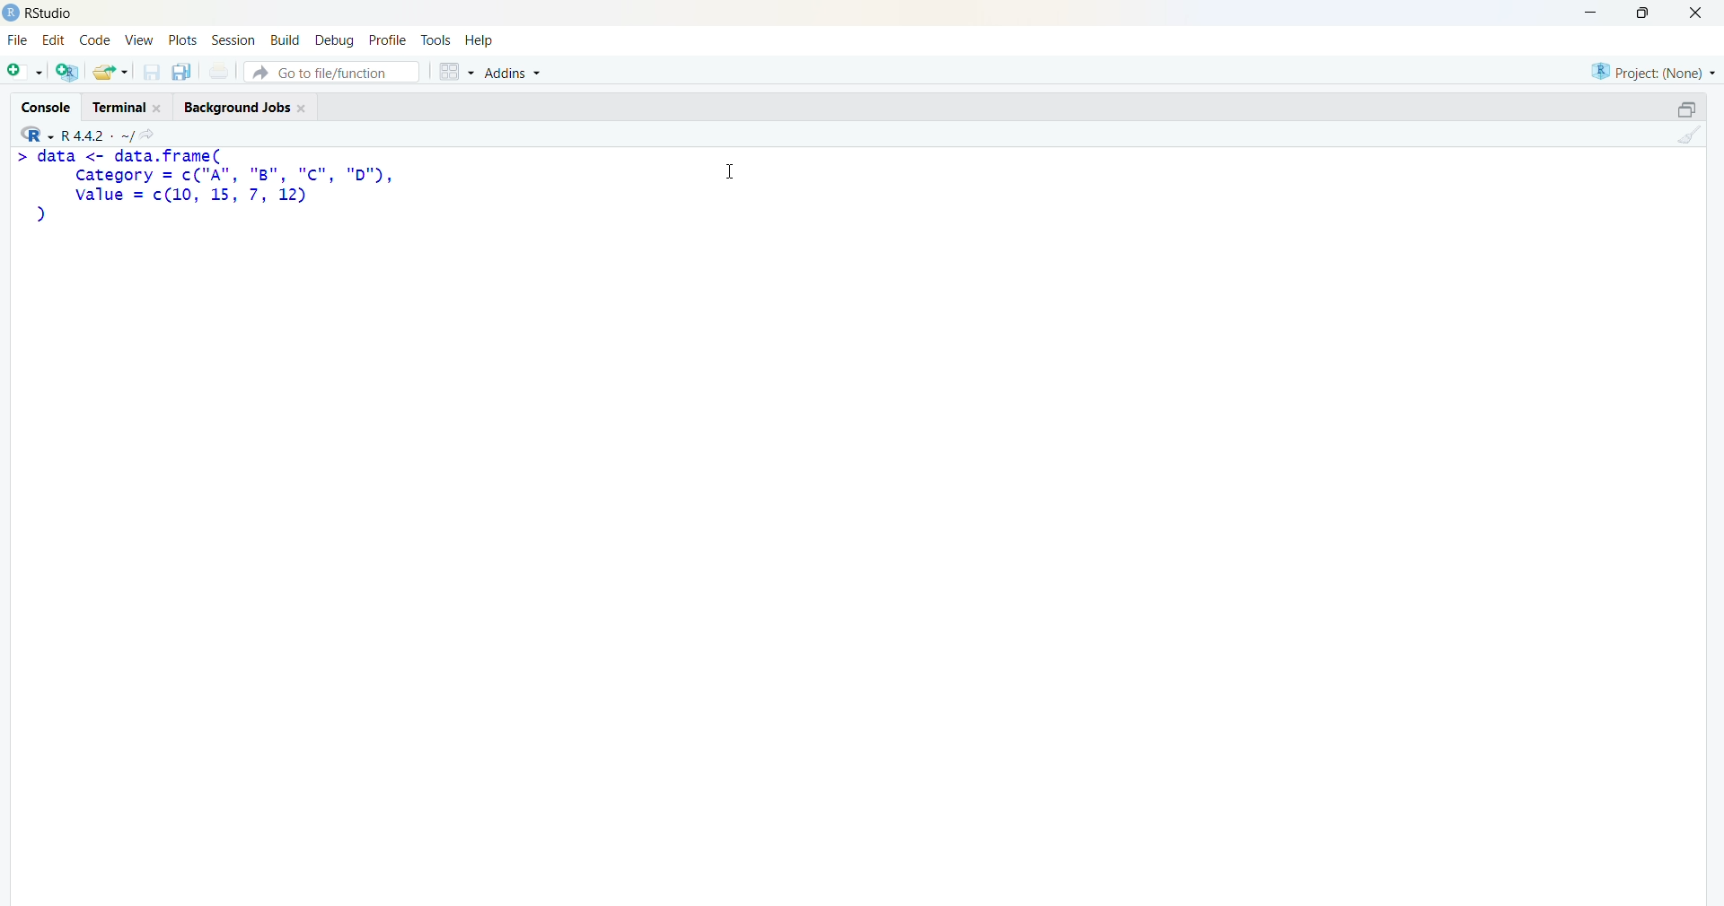  I want to click on maximize, so click(1686, 109).